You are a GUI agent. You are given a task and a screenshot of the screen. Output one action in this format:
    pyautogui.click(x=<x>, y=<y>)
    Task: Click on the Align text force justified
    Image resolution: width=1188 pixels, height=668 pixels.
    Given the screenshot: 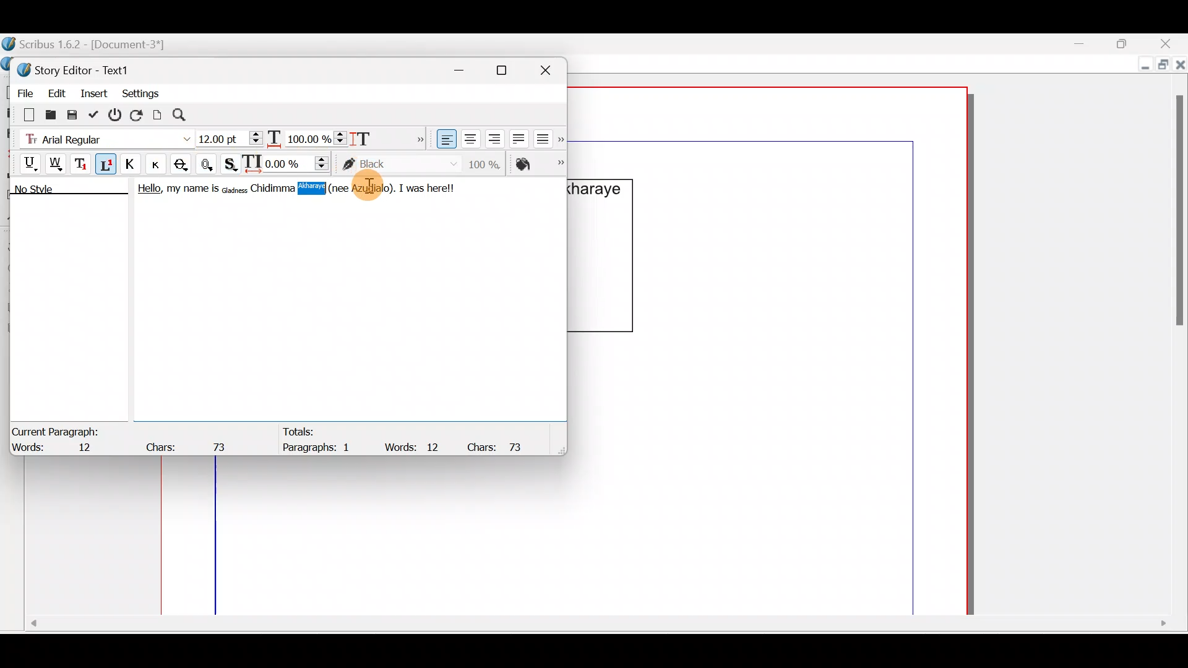 What is the action you would take?
    pyautogui.click(x=546, y=136)
    